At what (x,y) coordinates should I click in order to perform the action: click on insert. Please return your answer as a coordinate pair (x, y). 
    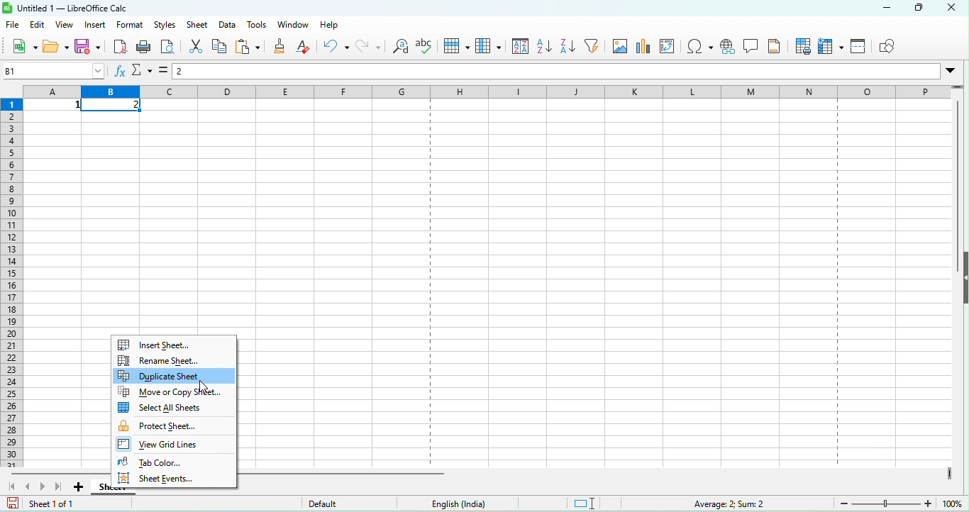
    Looking at the image, I should click on (96, 25).